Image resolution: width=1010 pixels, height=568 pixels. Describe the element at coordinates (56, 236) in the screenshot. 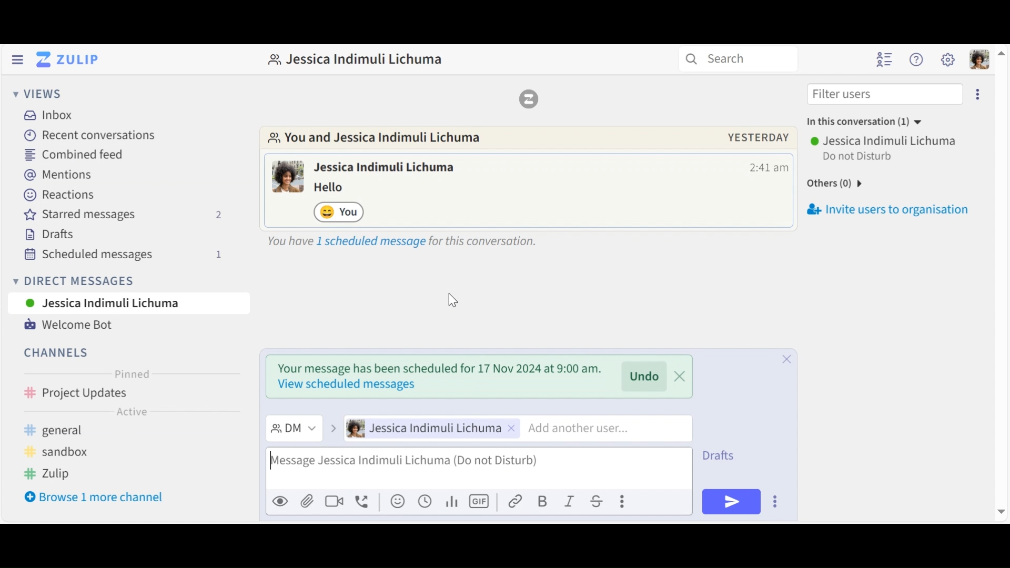

I see `Drafts` at that location.